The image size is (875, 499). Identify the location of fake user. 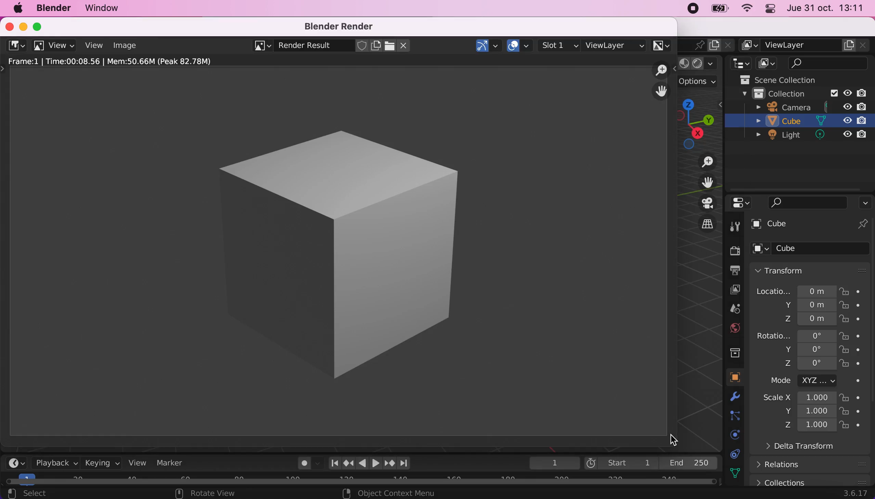
(362, 46).